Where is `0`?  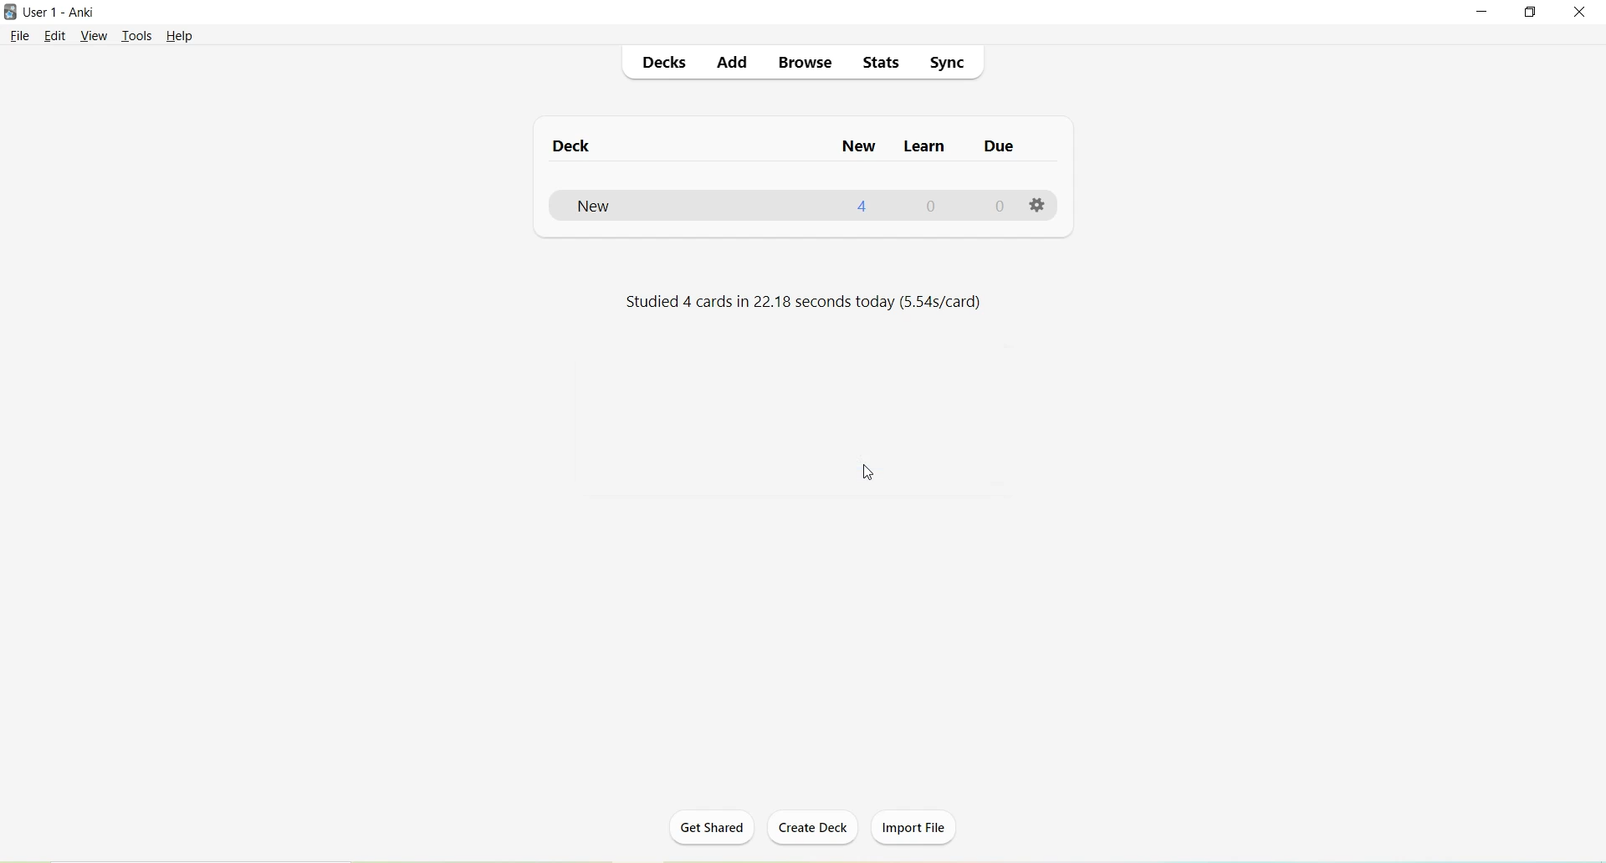 0 is located at coordinates (932, 207).